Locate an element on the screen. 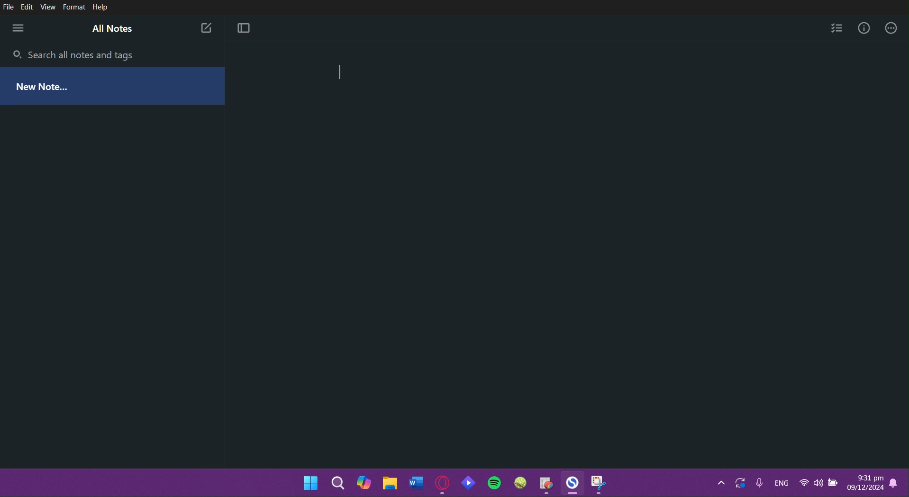  Focus Mode is located at coordinates (245, 28).